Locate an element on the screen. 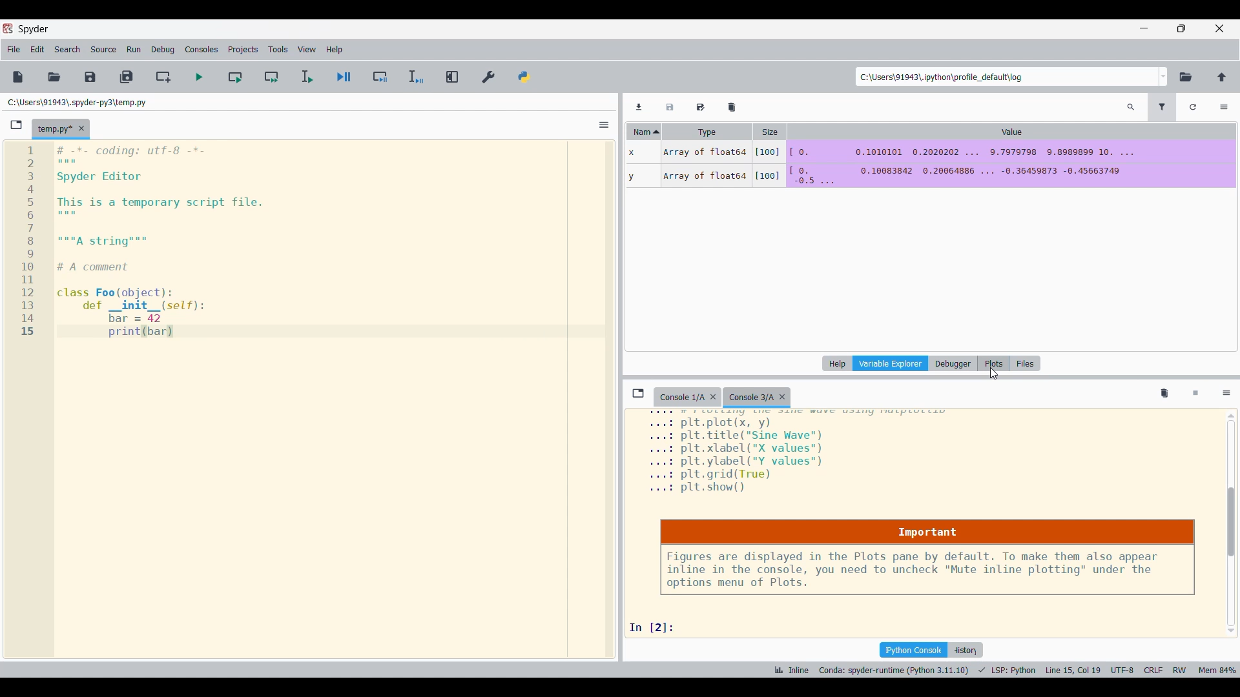 Image resolution: width=1240 pixels, height=697 pixels. Size column is located at coordinates (770, 132).